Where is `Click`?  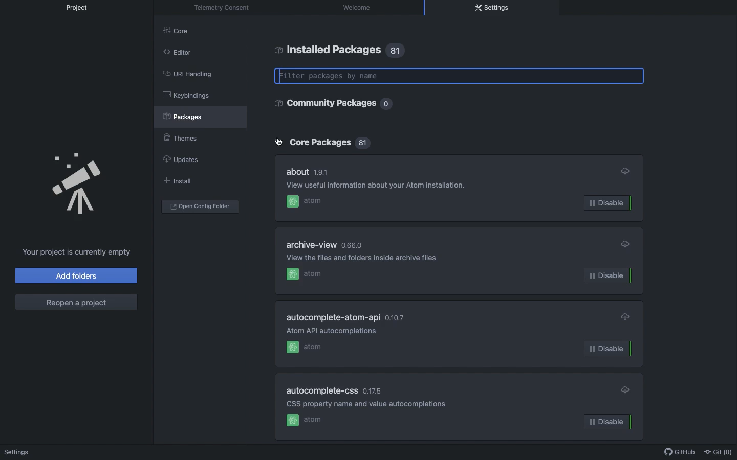 Click is located at coordinates (278, 142).